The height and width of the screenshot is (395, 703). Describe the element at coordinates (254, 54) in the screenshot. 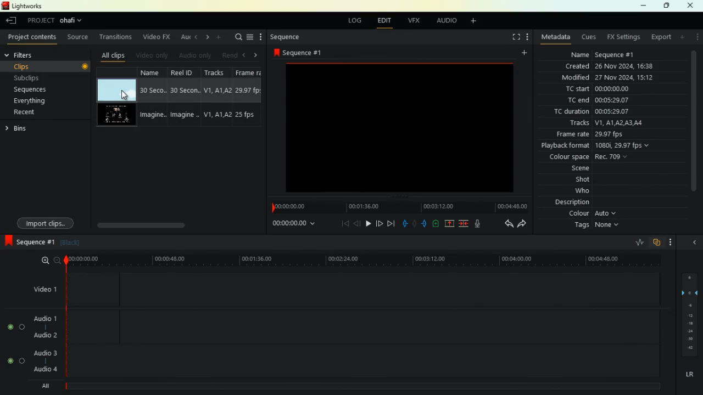

I see `right` at that location.